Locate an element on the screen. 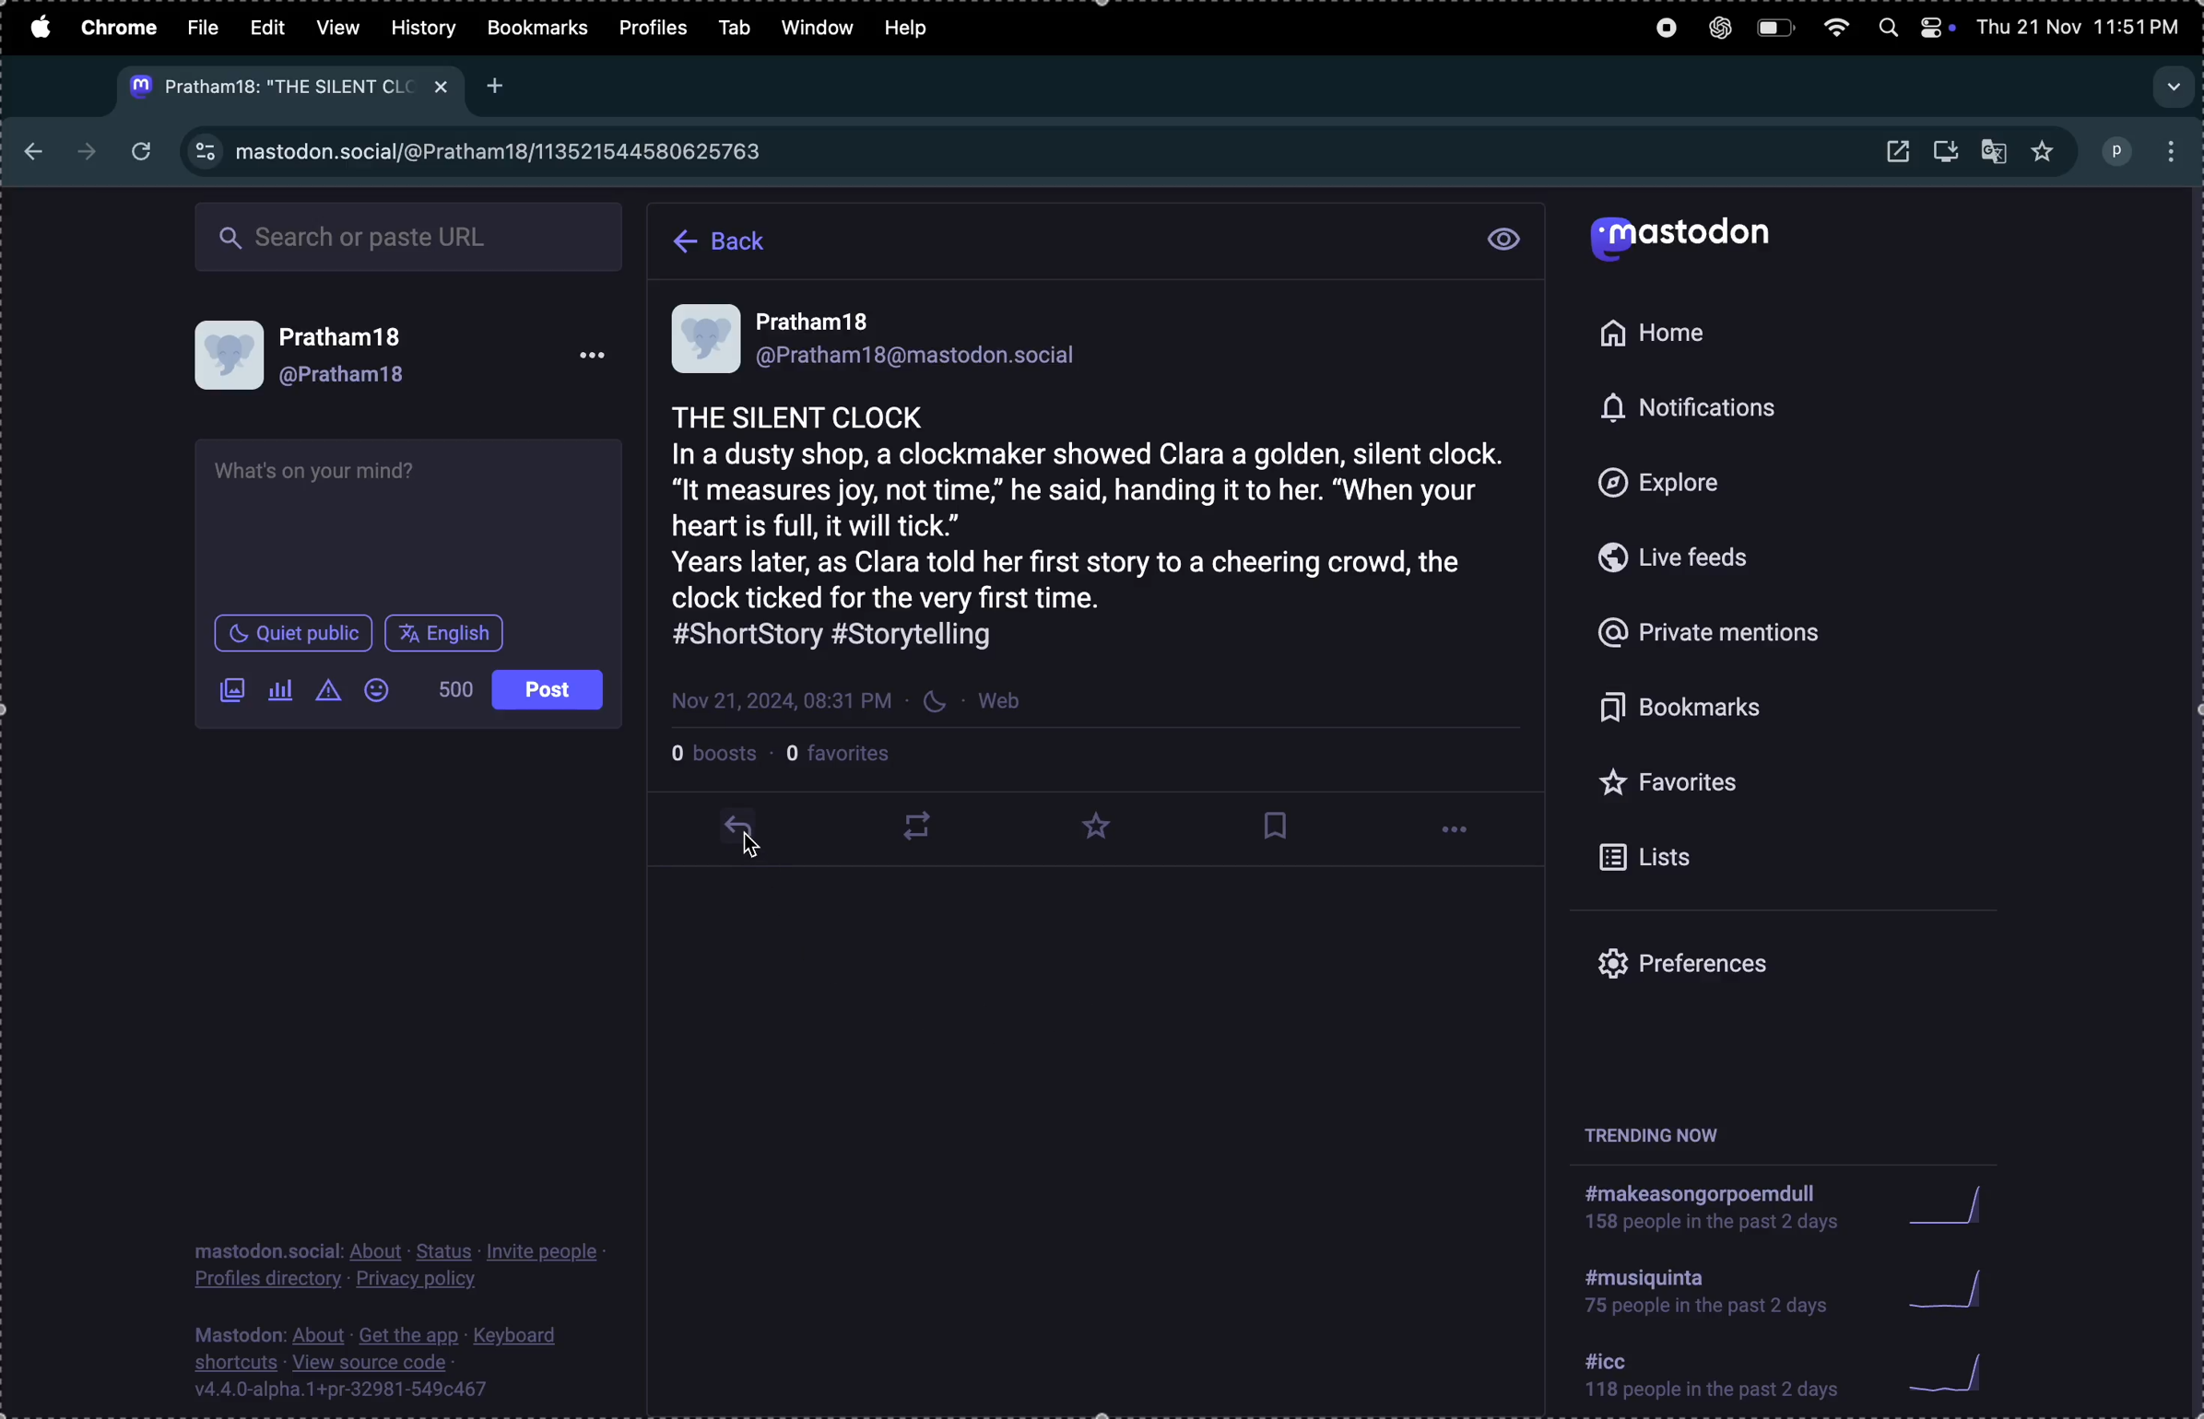 Image resolution: width=2204 pixels, height=1419 pixels. chrome is located at coordinates (121, 29).